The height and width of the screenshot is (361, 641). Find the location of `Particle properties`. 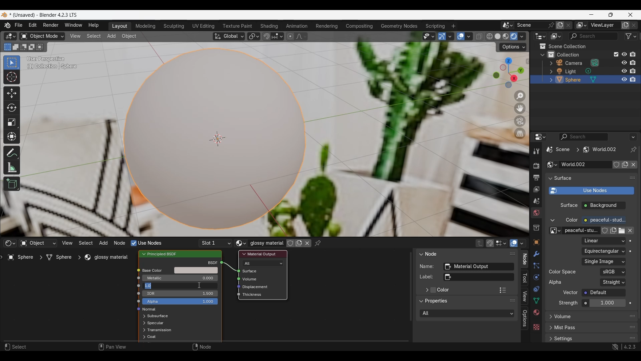

Particle properties is located at coordinates (536, 266).